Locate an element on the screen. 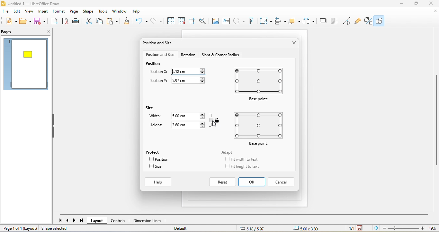 This screenshot has width=439, height=232. fit width to text is located at coordinates (242, 159).